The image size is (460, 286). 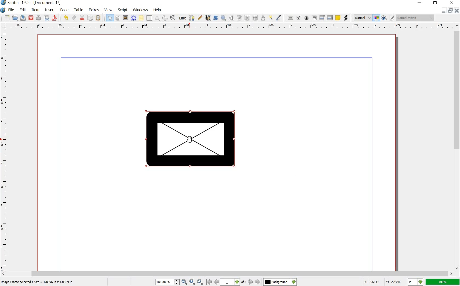 I want to click on calligraphic line, so click(x=208, y=18).